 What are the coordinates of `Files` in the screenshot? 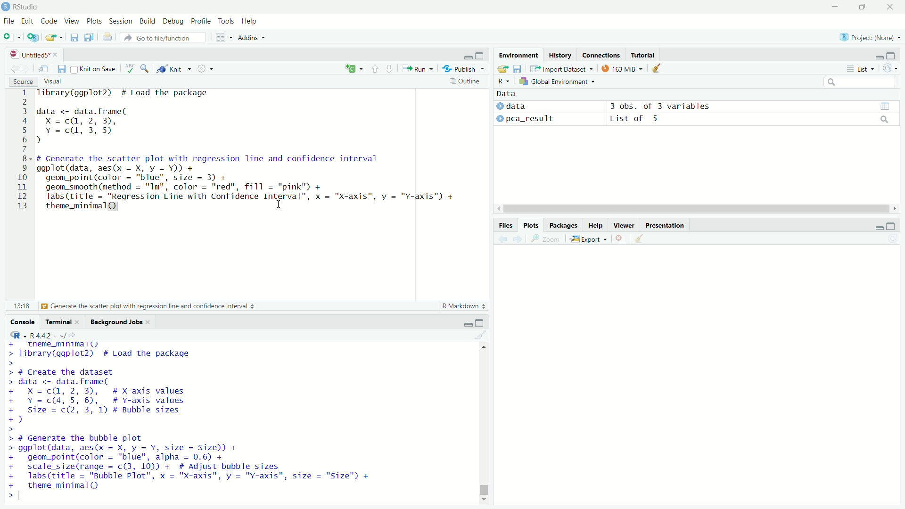 It's located at (506, 225).